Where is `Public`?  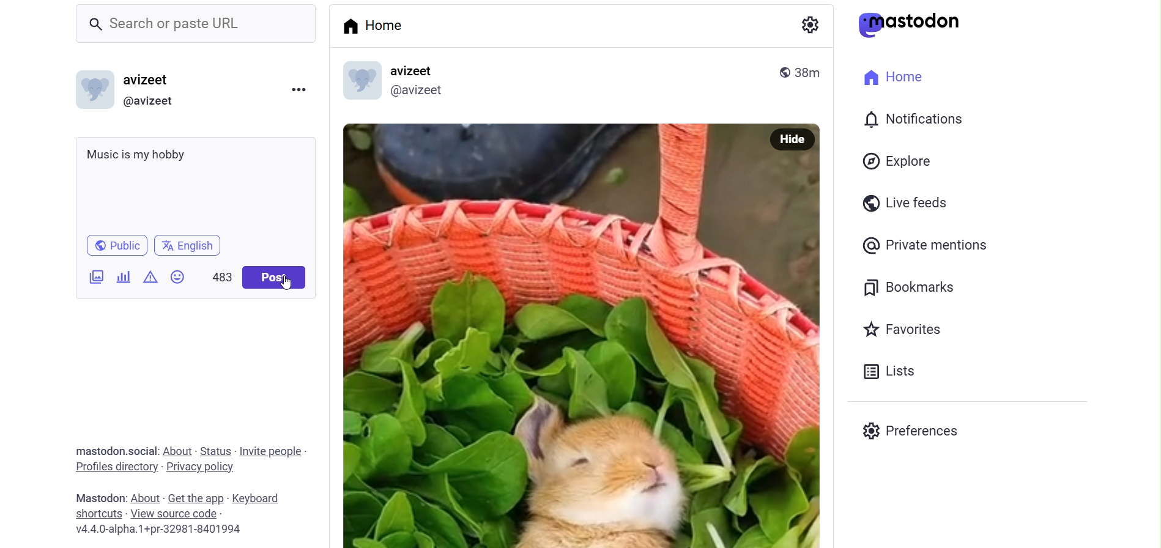 Public is located at coordinates (119, 244).